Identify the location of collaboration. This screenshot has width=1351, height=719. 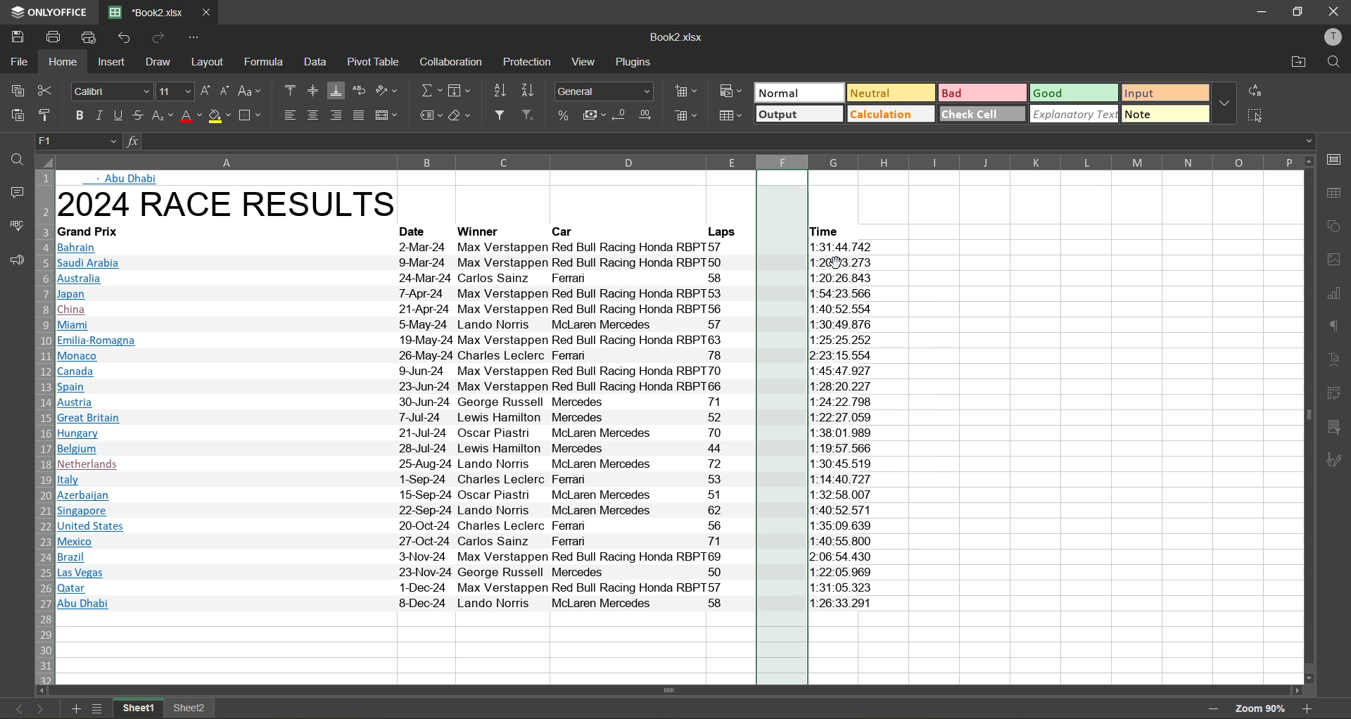
(452, 62).